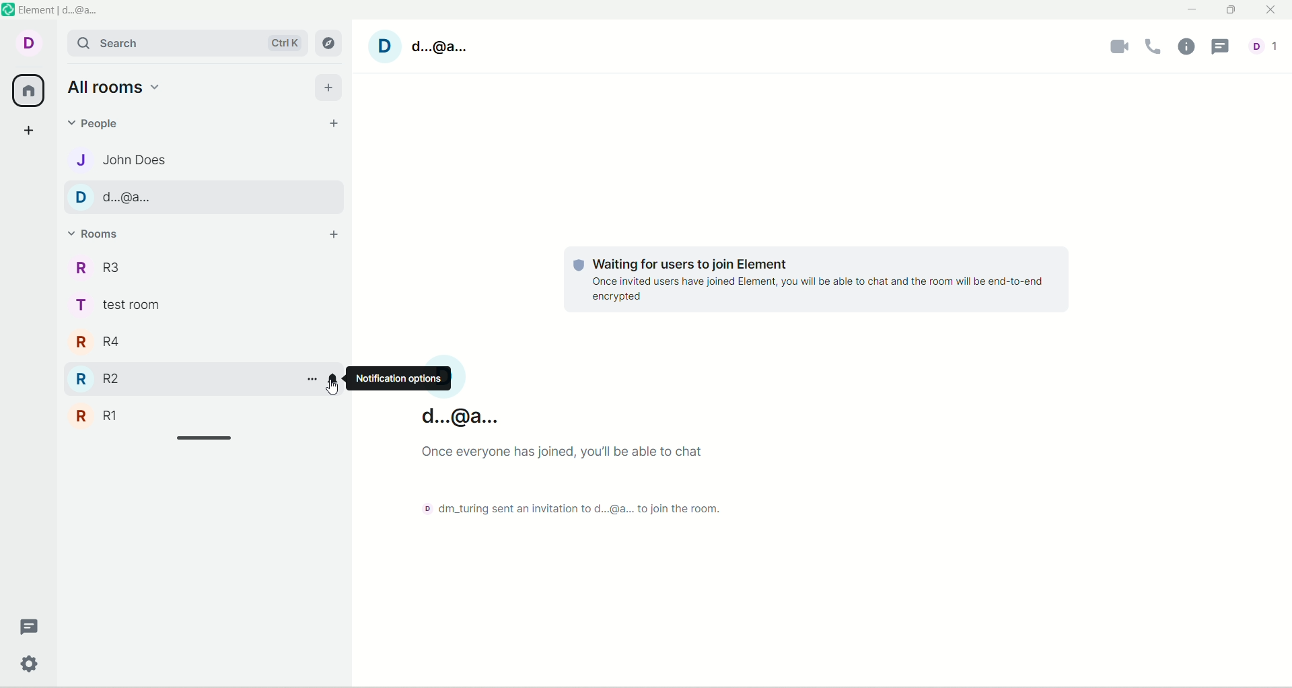 Image resolution: width=1292 pixels, height=688 pixels. What do you see at coordinates (124, 343) in the screenshot?
I see `room 4` at bounding box center [124, 343].